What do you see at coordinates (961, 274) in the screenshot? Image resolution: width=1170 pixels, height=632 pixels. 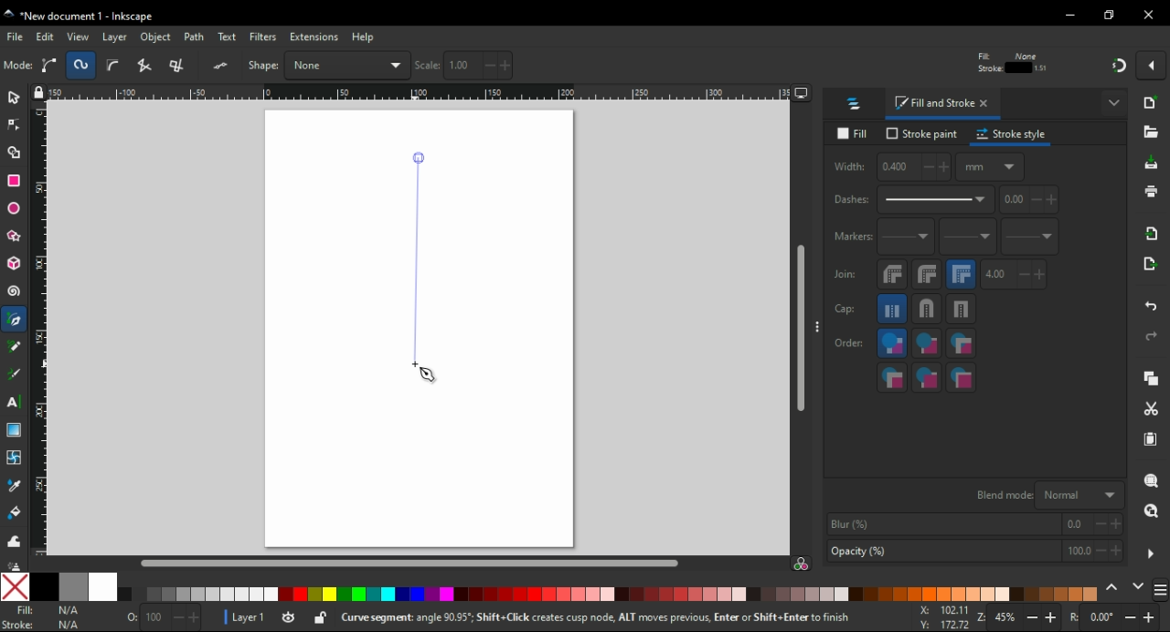 I see `miter` at bounding box center [961, 274].